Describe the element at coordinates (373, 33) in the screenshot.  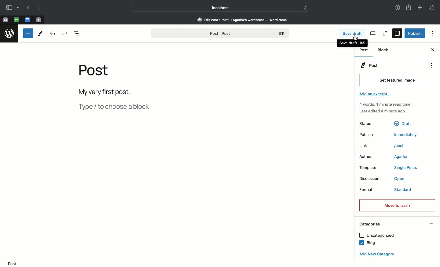
I see `View` at that location.